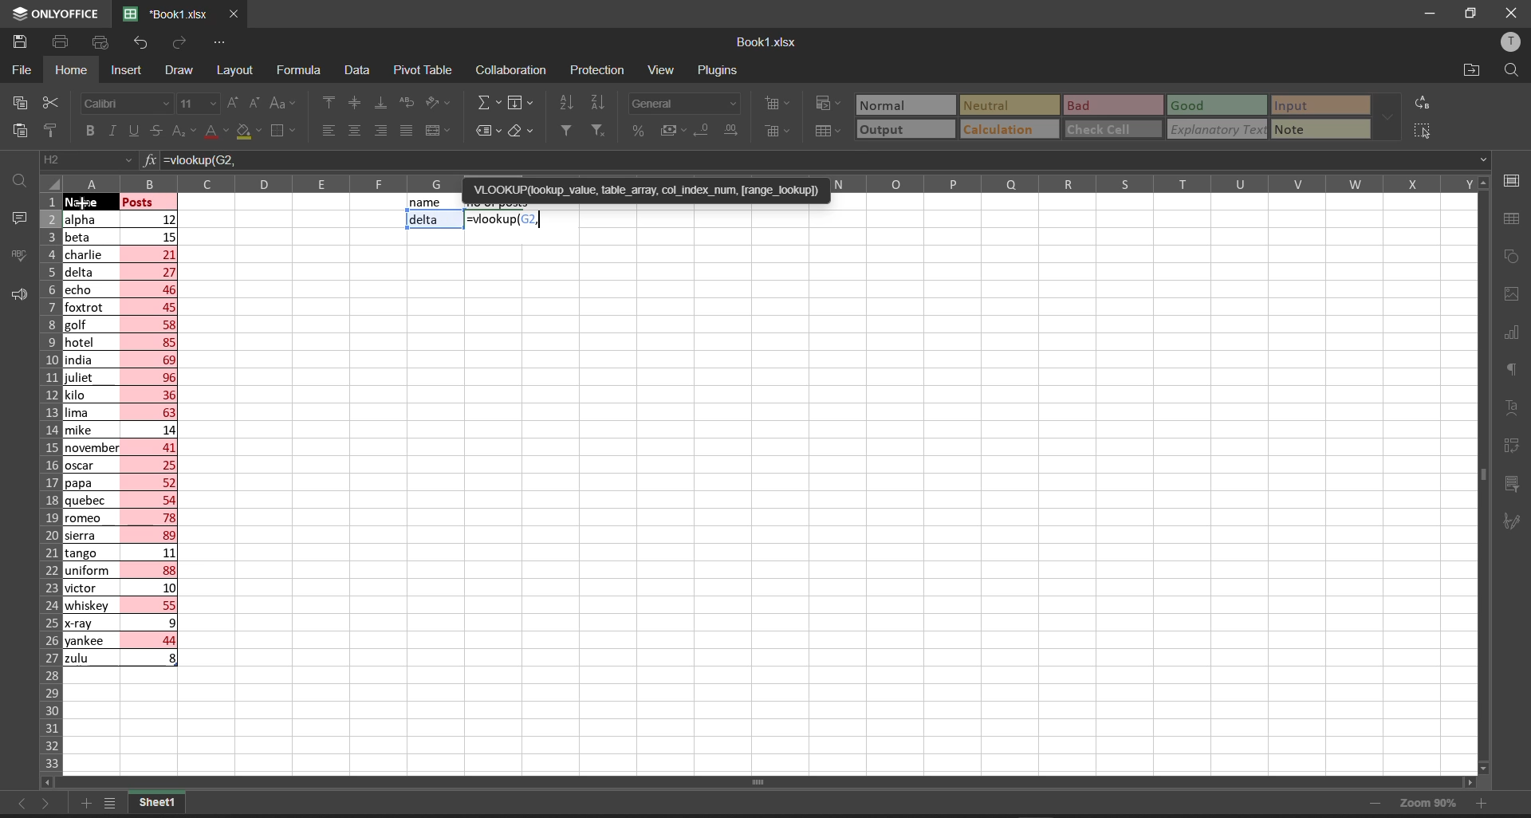  I want to click on align center, so click(353, 104).